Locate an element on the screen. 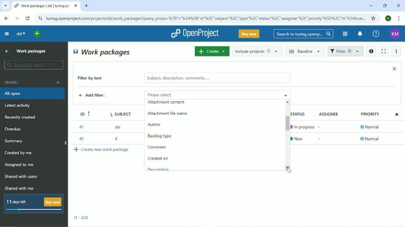 The width and height of the screenshot is (405, 227). In progress is located at coordinates (303, 127).